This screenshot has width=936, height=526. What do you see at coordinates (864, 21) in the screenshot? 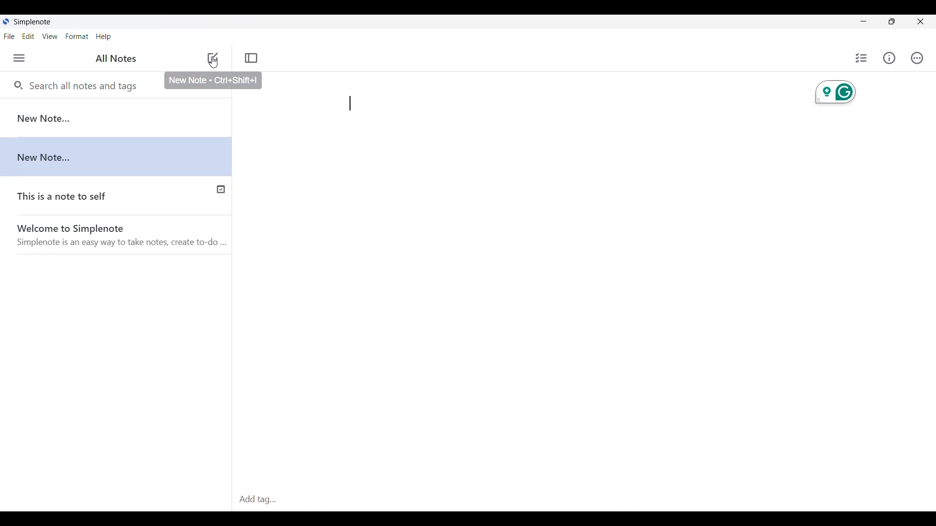
I see `Minimize` at bounding box center [864, 21].